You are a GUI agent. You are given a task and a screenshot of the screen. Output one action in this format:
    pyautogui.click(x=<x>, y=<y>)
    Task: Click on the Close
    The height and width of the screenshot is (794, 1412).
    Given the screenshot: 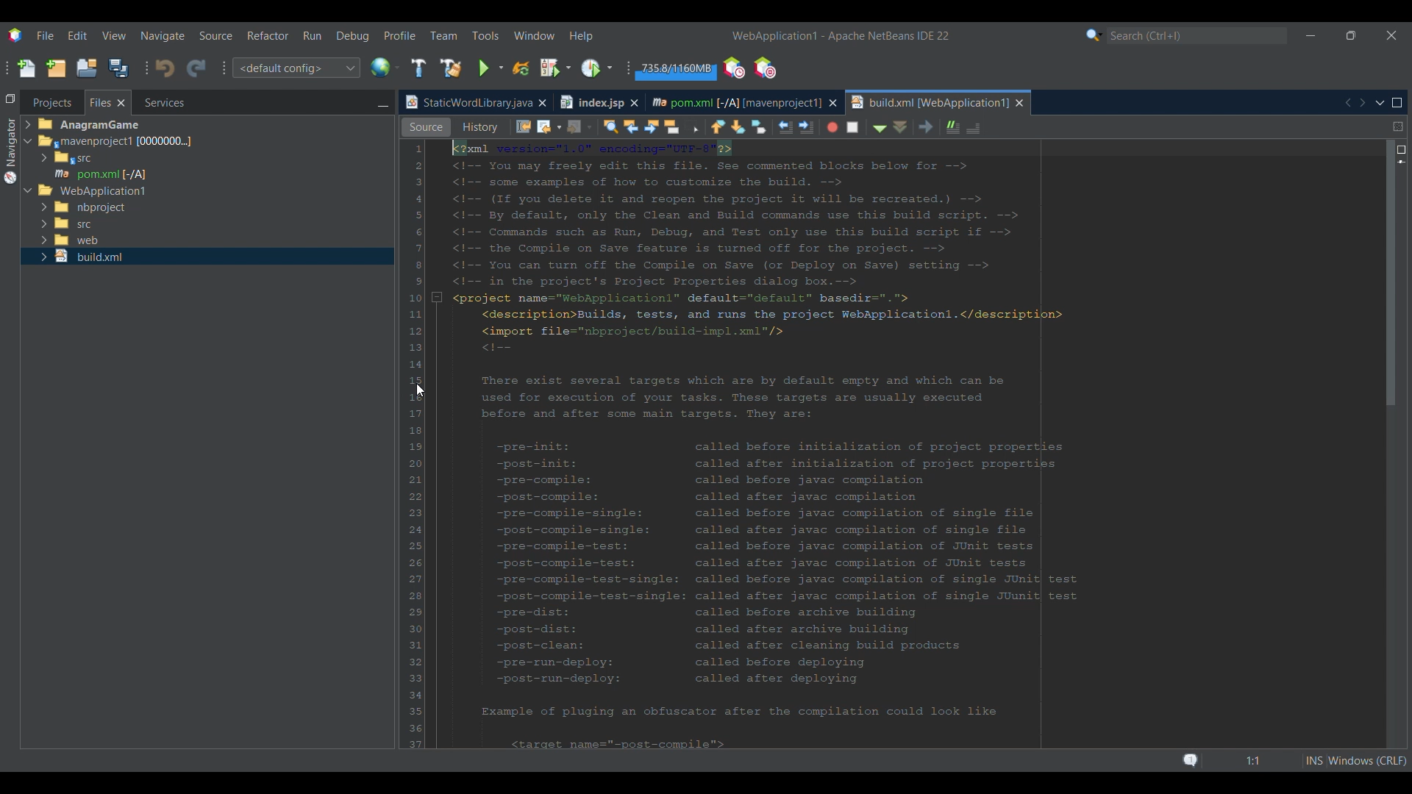 What is the action you would take?
    pyautogui.click(x=1020, y=103)
    